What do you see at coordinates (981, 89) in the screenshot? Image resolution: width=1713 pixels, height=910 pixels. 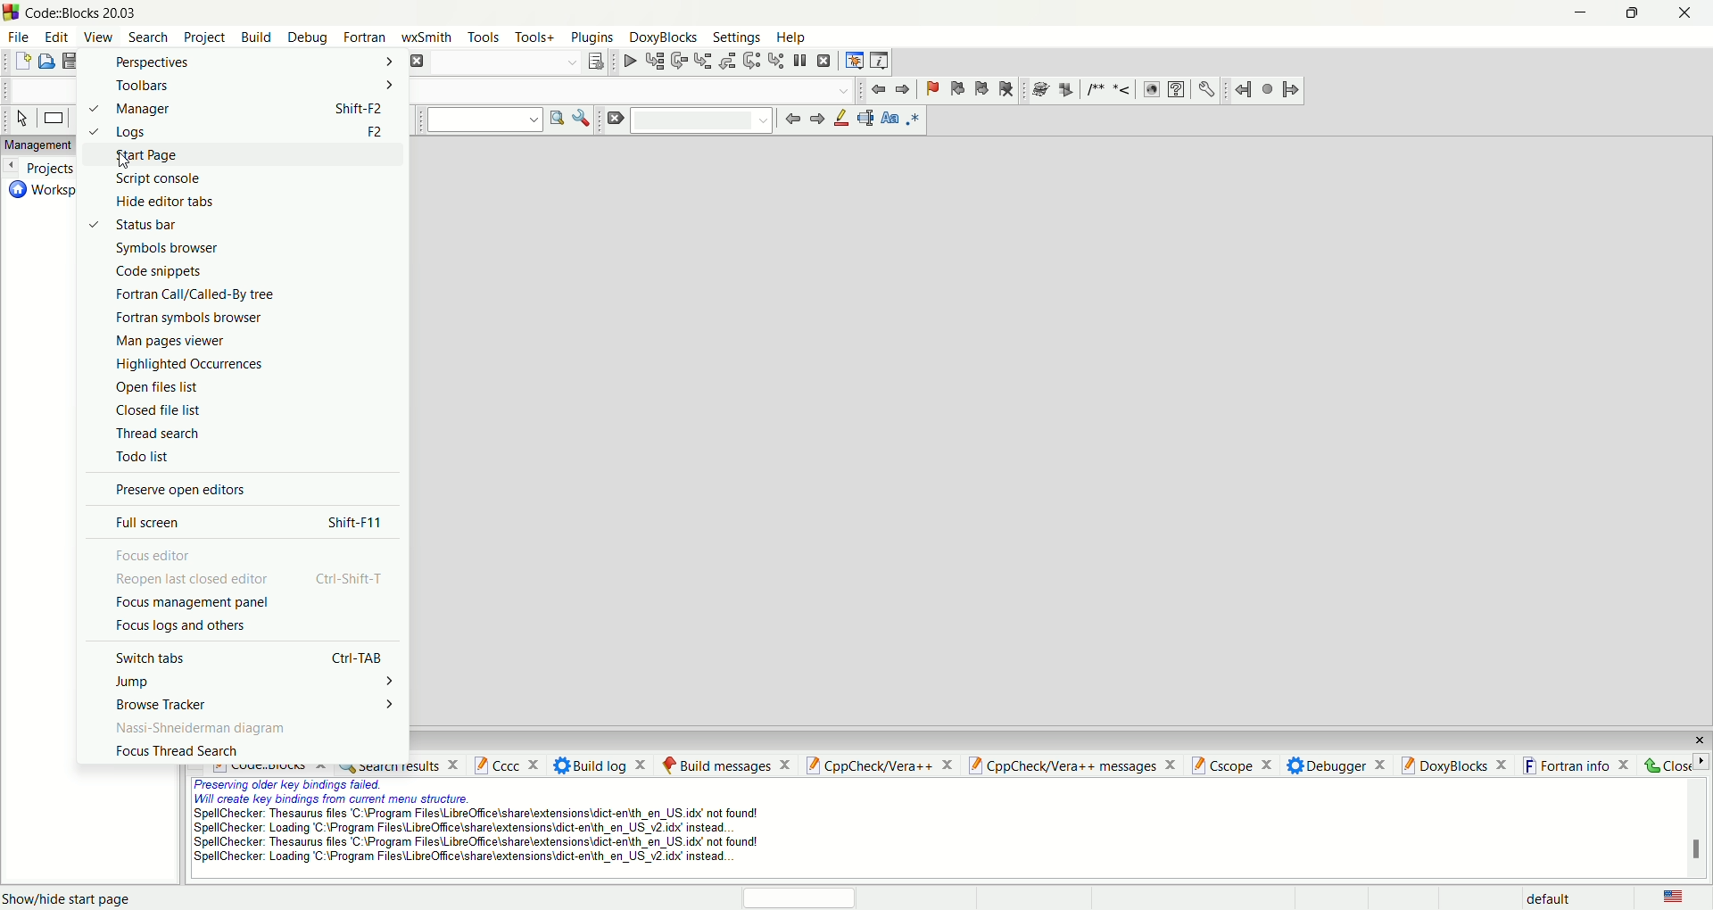 I see `next bookmark` at bounding box center [981, 89].